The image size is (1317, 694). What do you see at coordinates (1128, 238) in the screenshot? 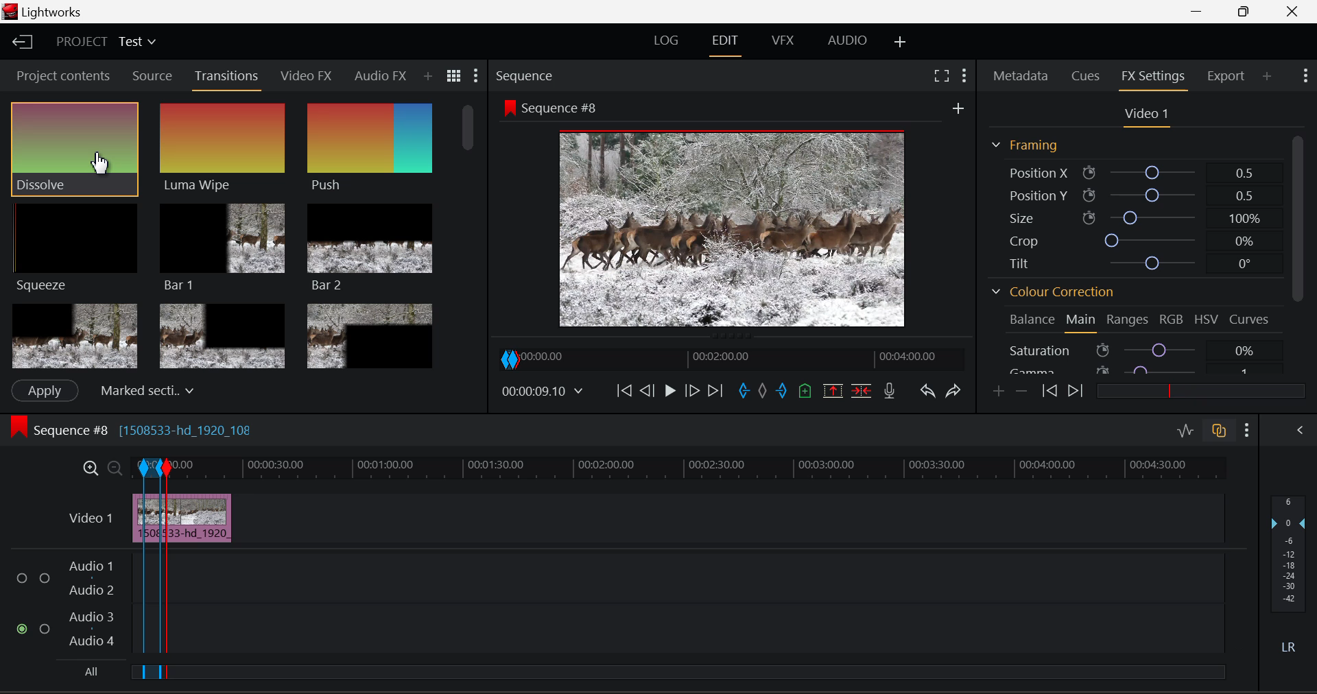
I see `Crop` at bounding box center [1128, 238].